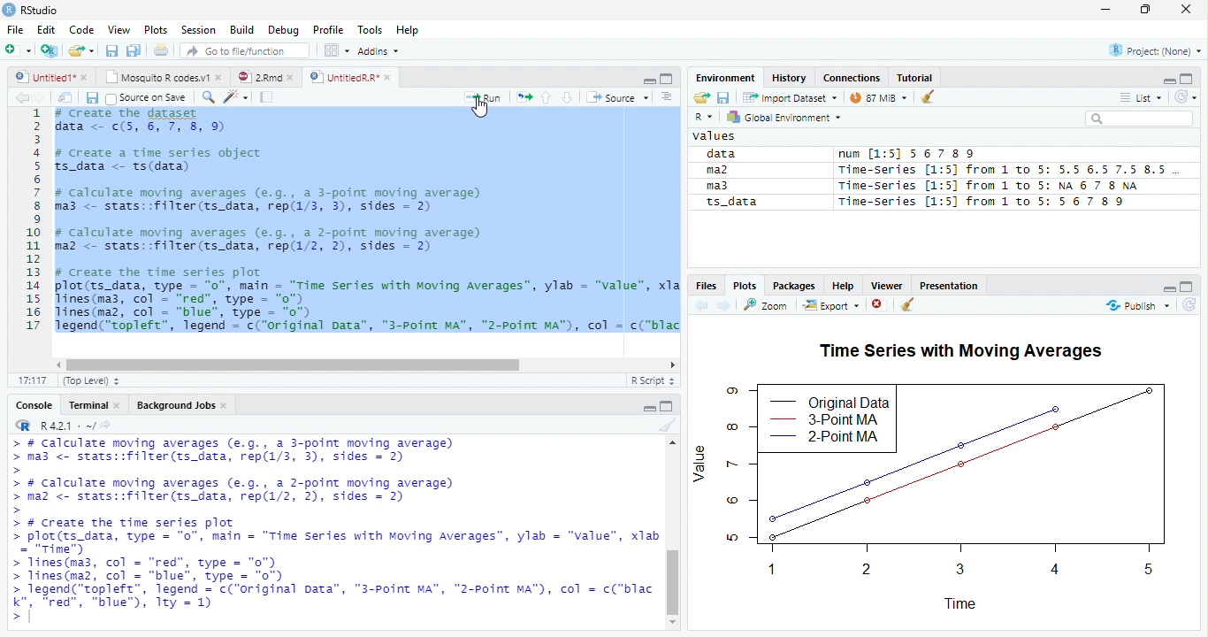  I want to click on Mosquito R codes.v1, so click(159, 76).